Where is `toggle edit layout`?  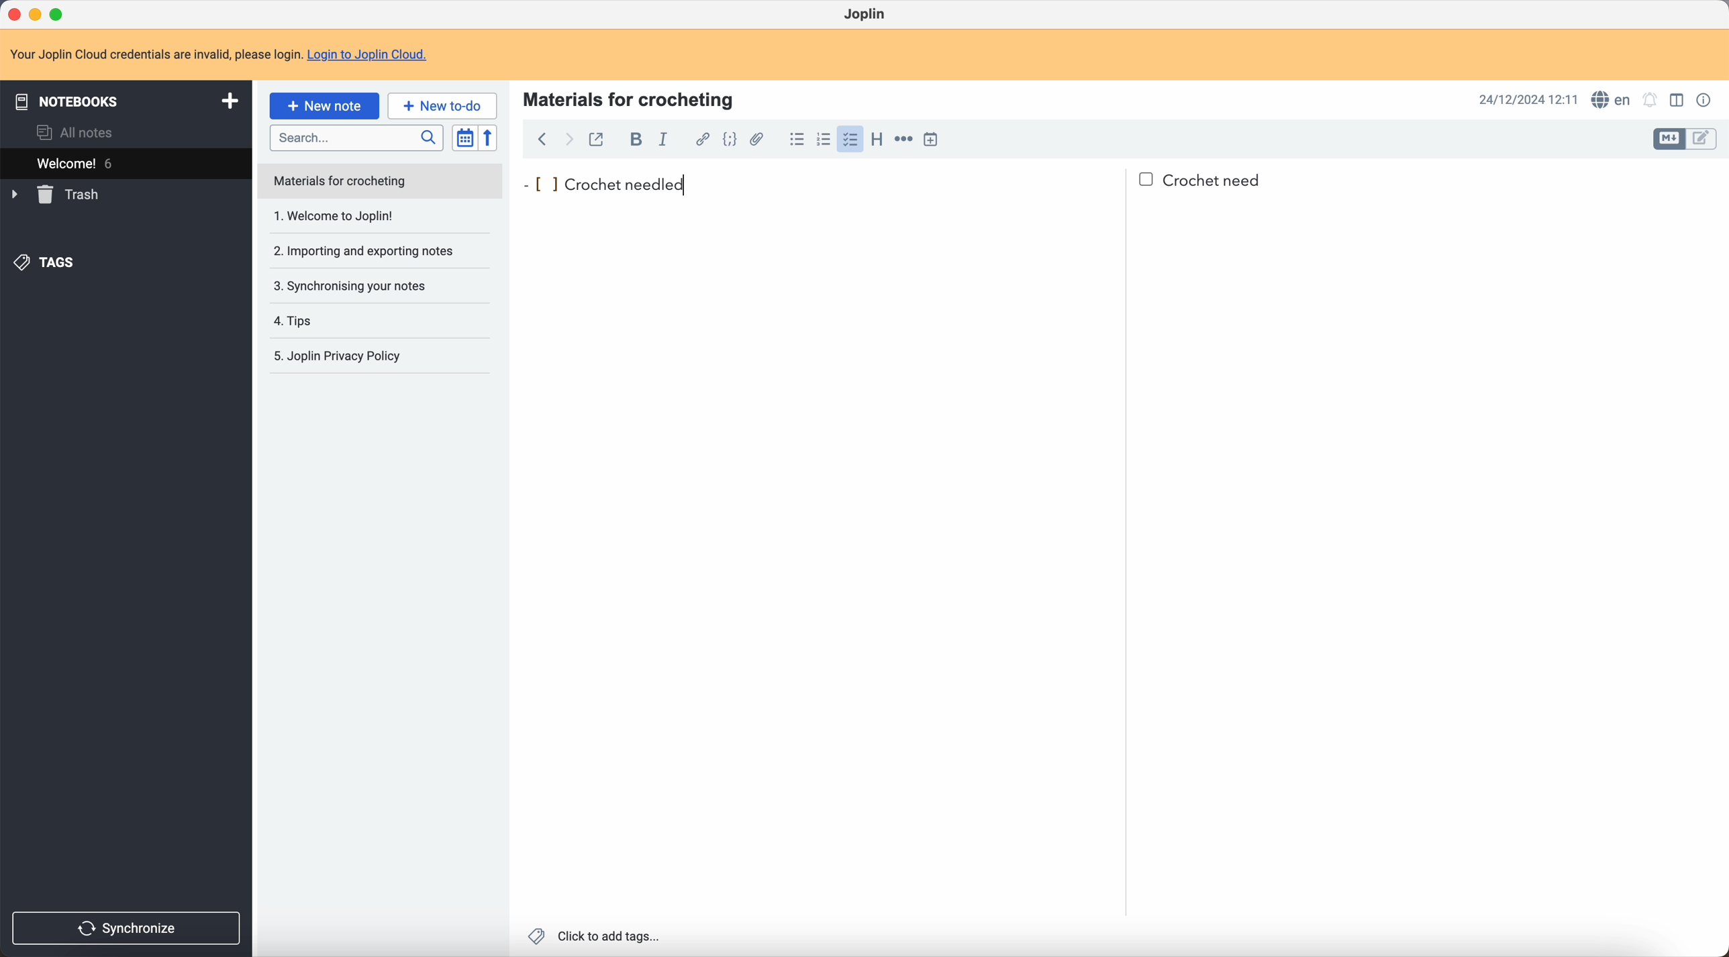 toggle edit layout is located at coordinates (1703, 138).